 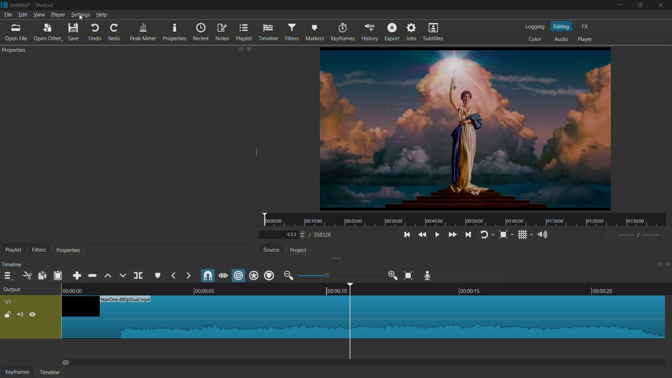 I want to click on minimize, so click(x=619, y=5).